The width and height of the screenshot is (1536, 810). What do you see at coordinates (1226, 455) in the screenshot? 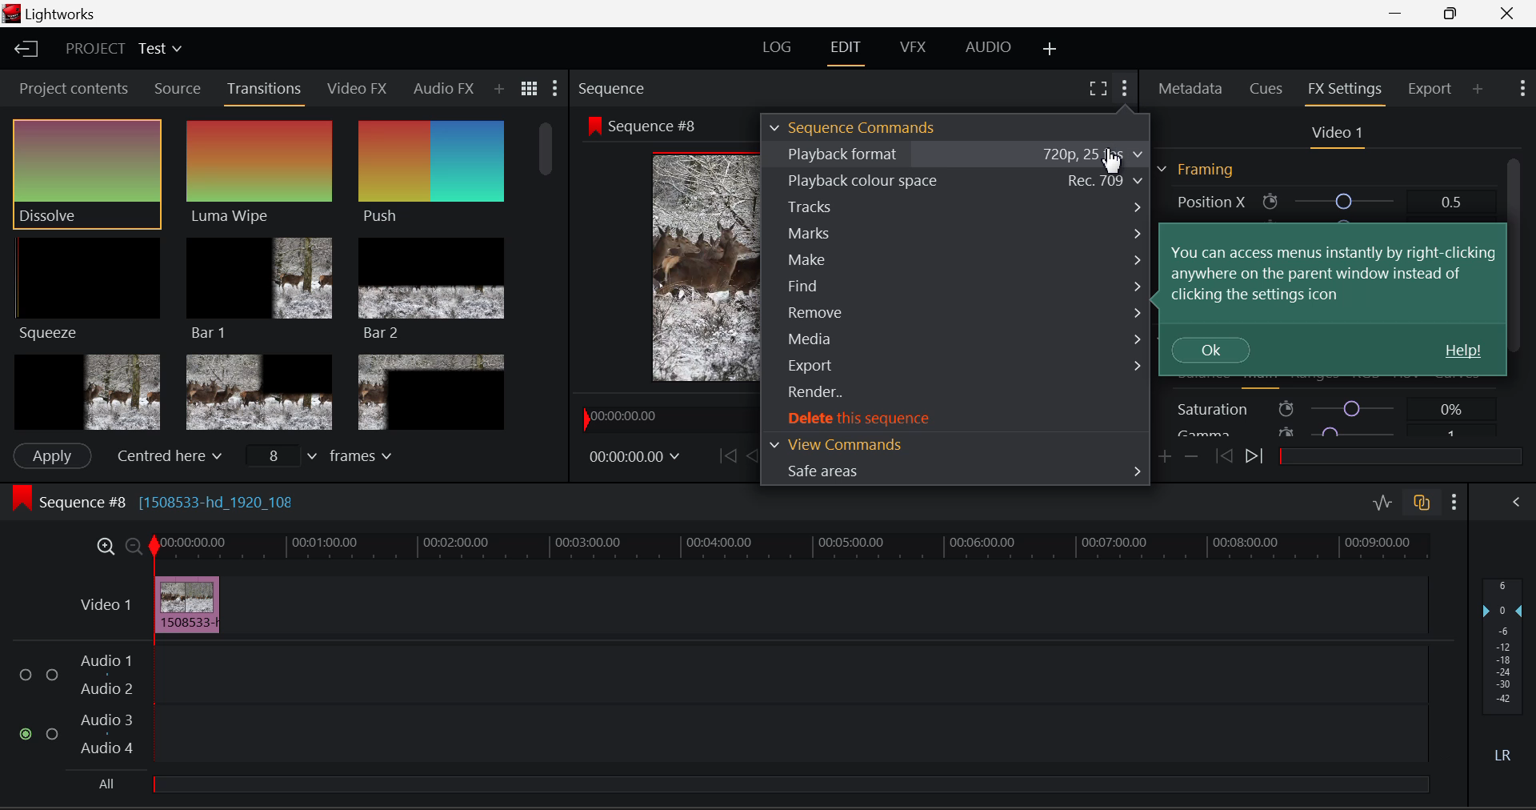
I see `Previous keyframe` at bounding box center [1226, 455].